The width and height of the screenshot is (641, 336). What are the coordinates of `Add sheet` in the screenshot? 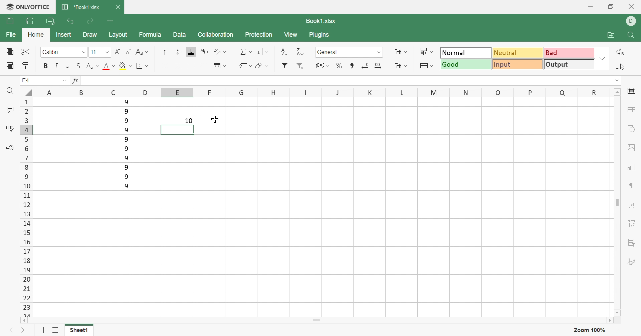 It's located at (44, 330).